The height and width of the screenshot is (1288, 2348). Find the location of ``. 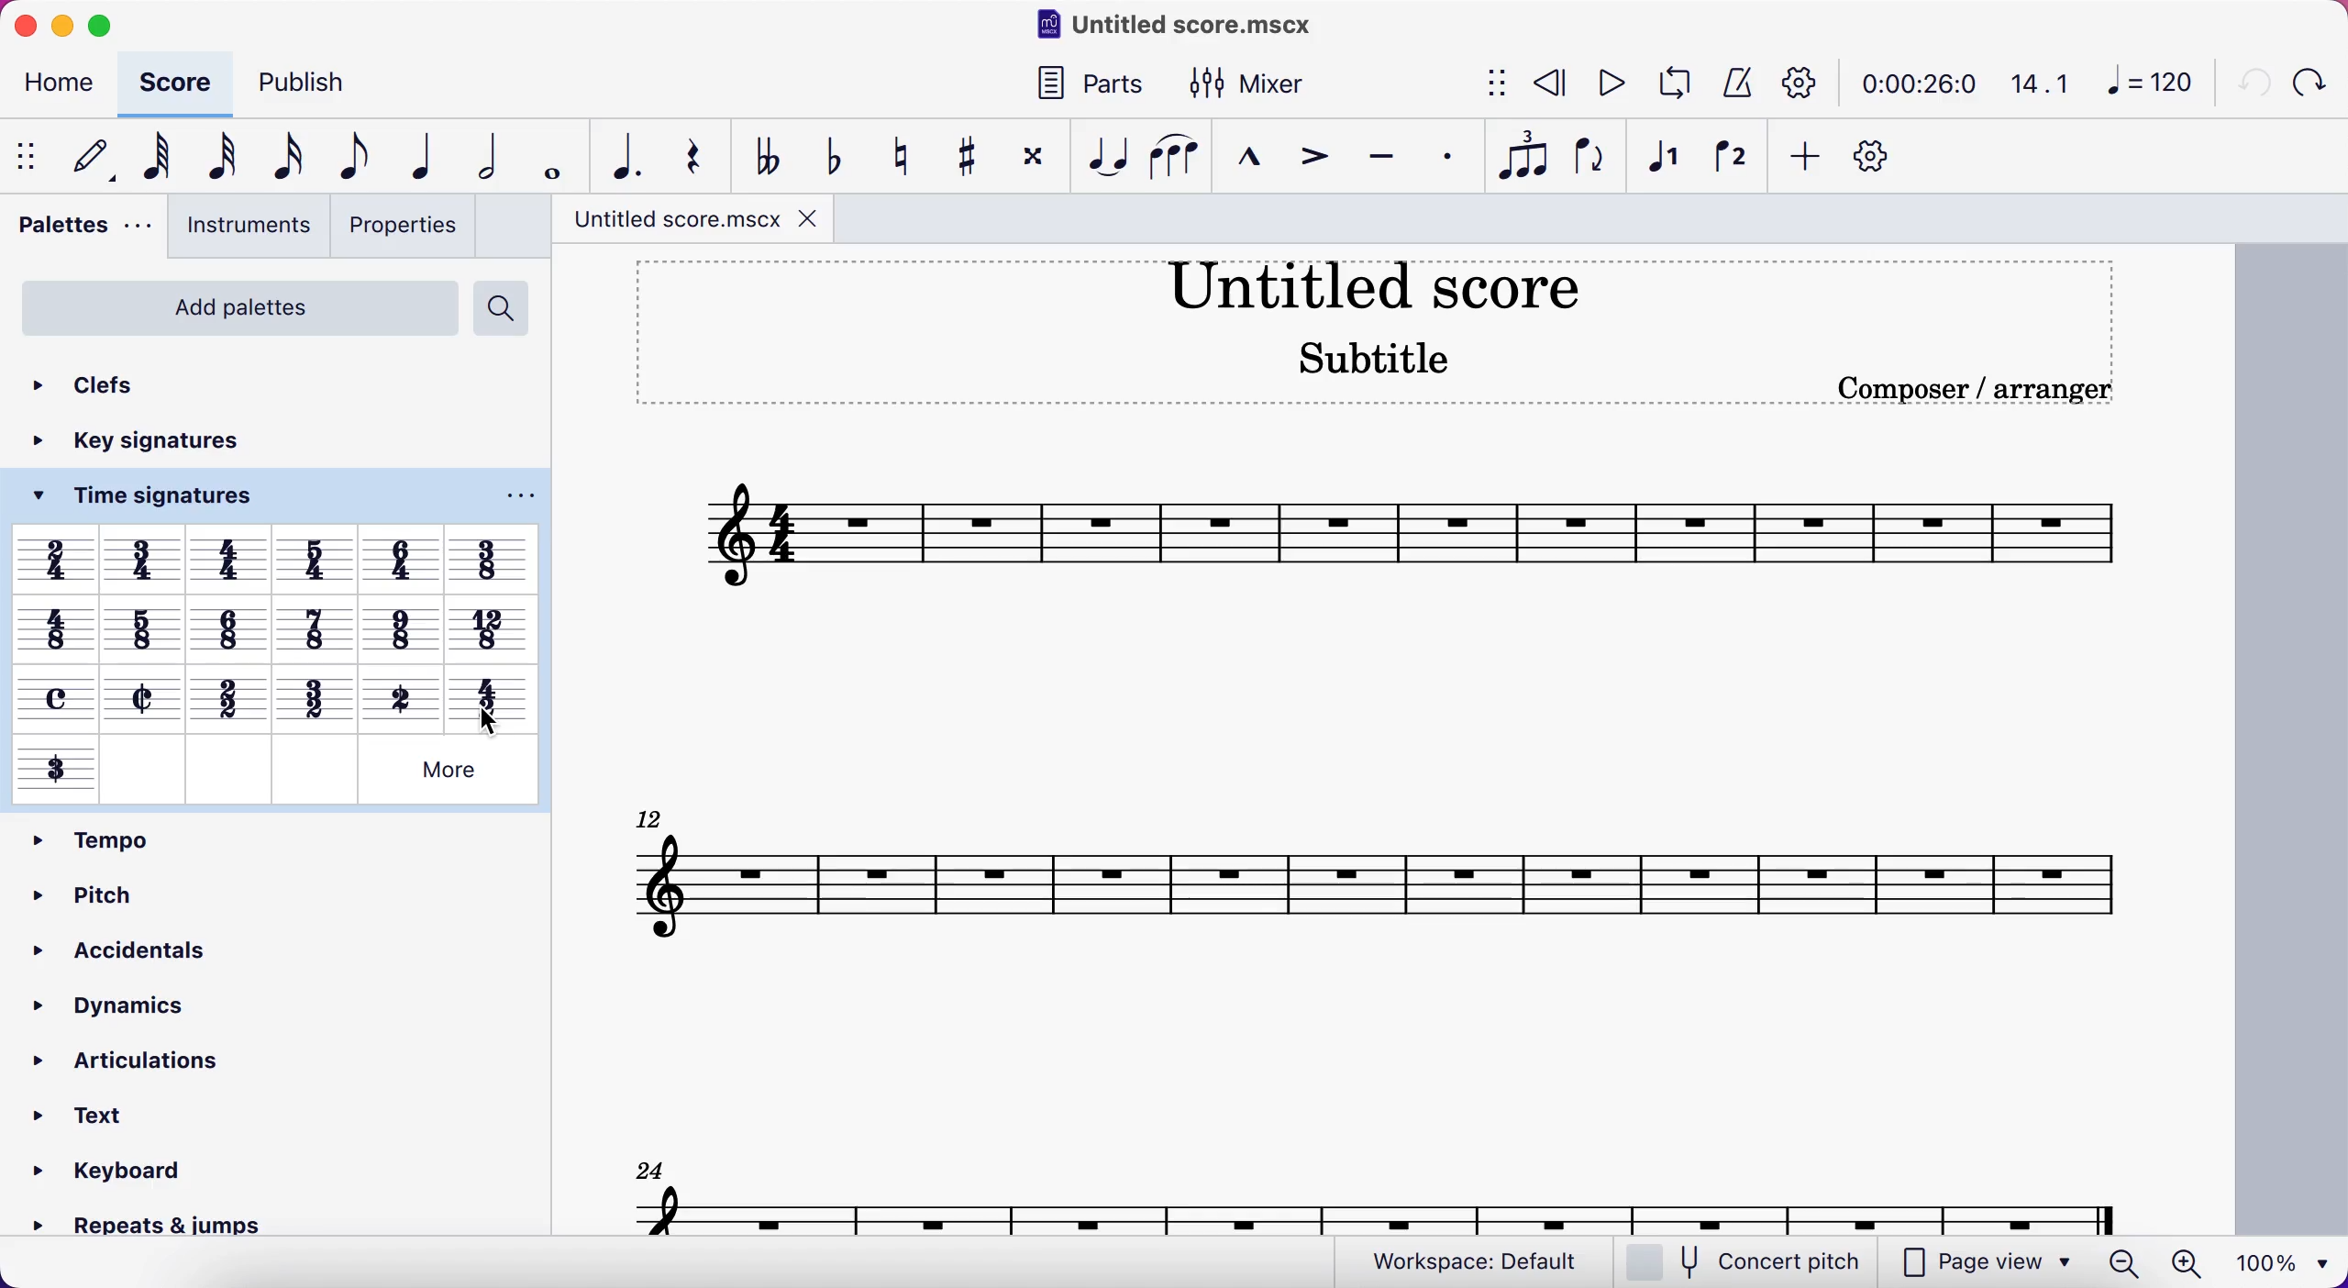

 is located at coordinates (403, 561).